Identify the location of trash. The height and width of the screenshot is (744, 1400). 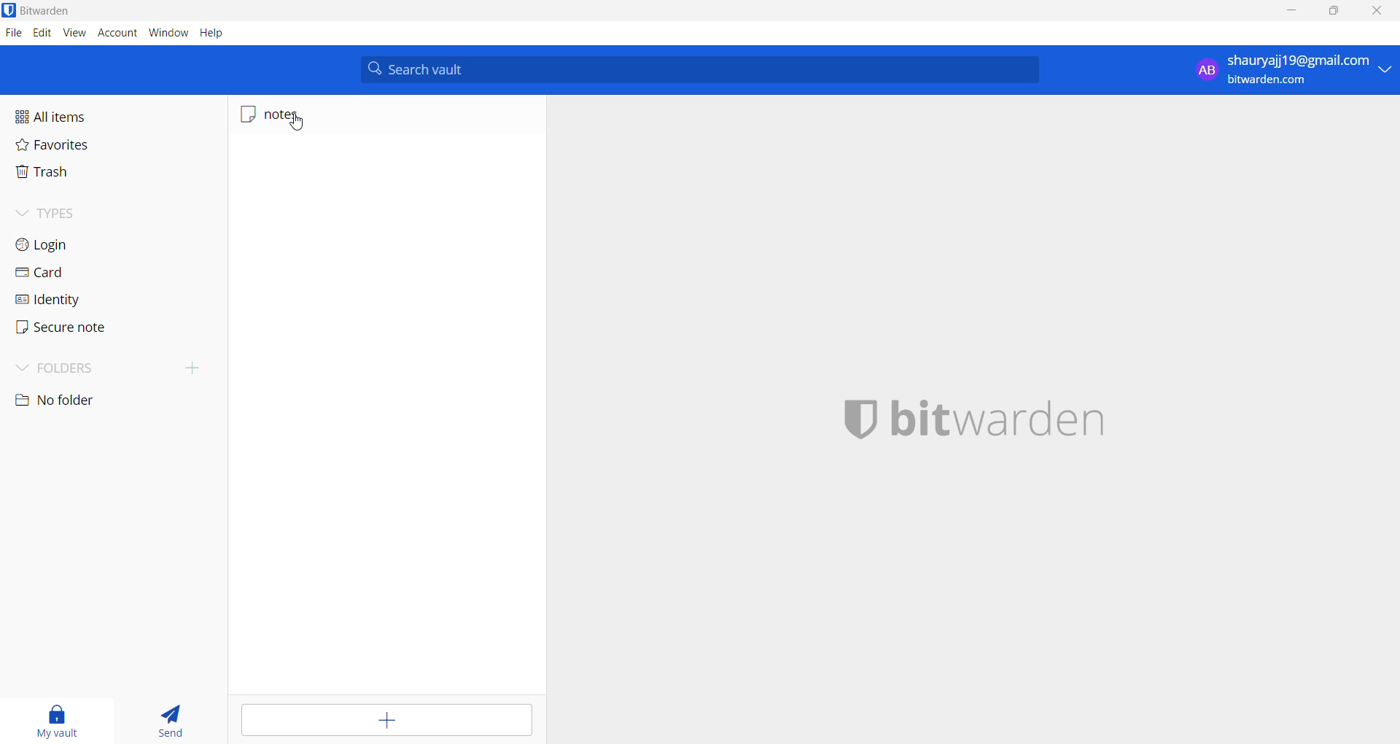
(64, 173).